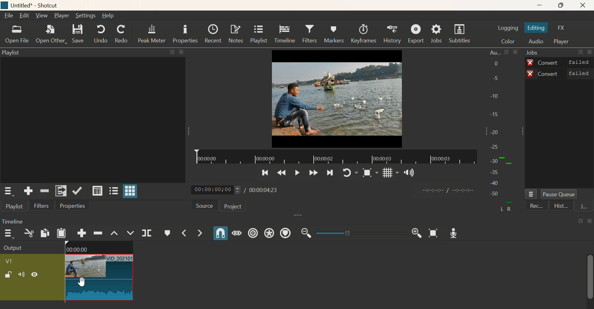  I want to click on Notes, so click(235, 34).